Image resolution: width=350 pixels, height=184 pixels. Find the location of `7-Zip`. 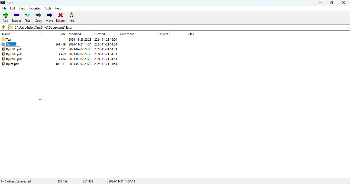

7-Zip is located at coordinates (7, 3).